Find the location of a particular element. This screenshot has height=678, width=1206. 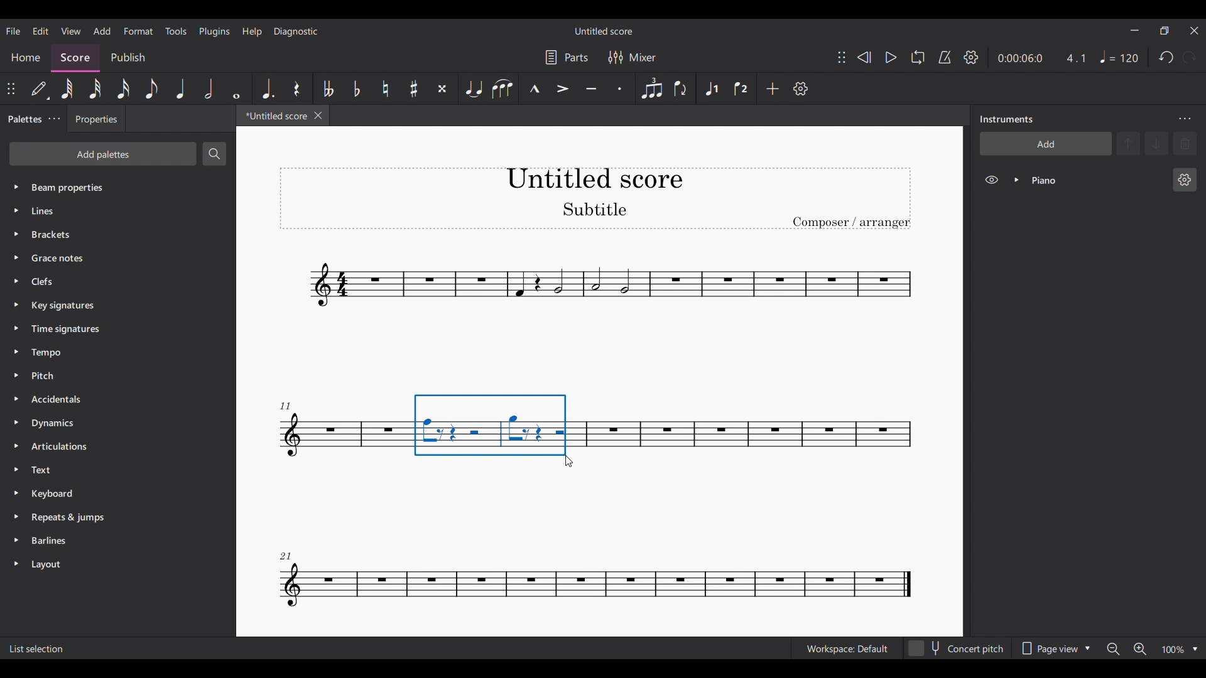

Keyboard is located at coordinates (108, 493).